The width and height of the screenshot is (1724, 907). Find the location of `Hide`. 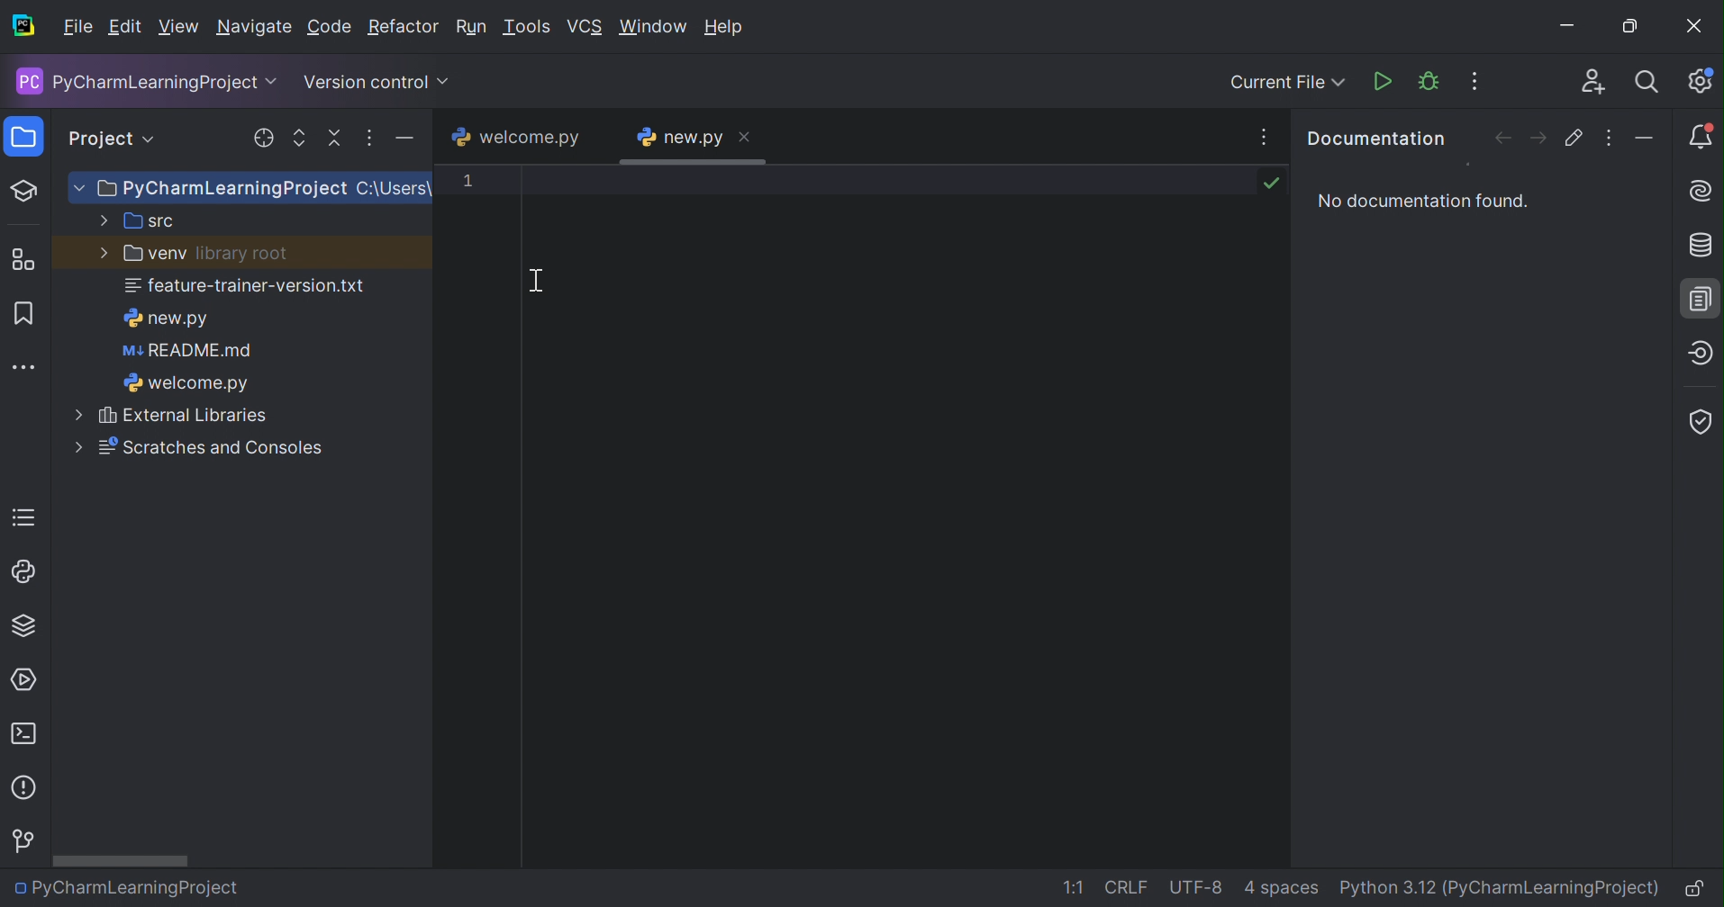

Hide is located at coordinates (1648, 139).